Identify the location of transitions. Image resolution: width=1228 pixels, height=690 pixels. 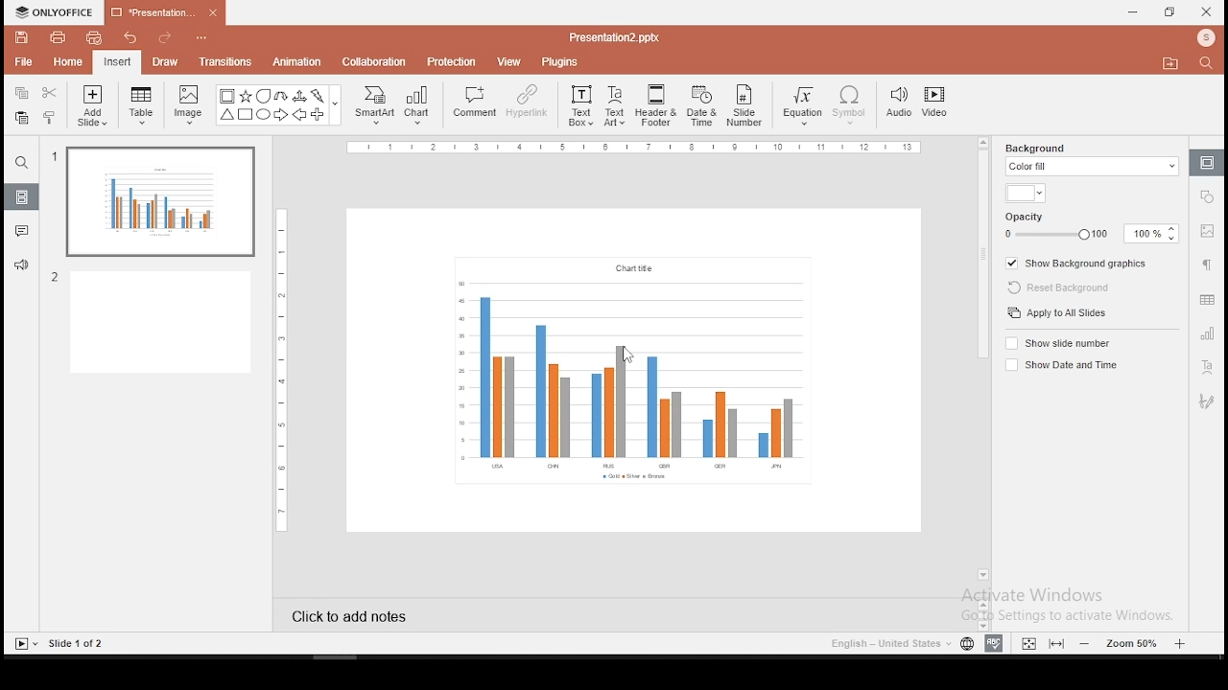
(225, 63).